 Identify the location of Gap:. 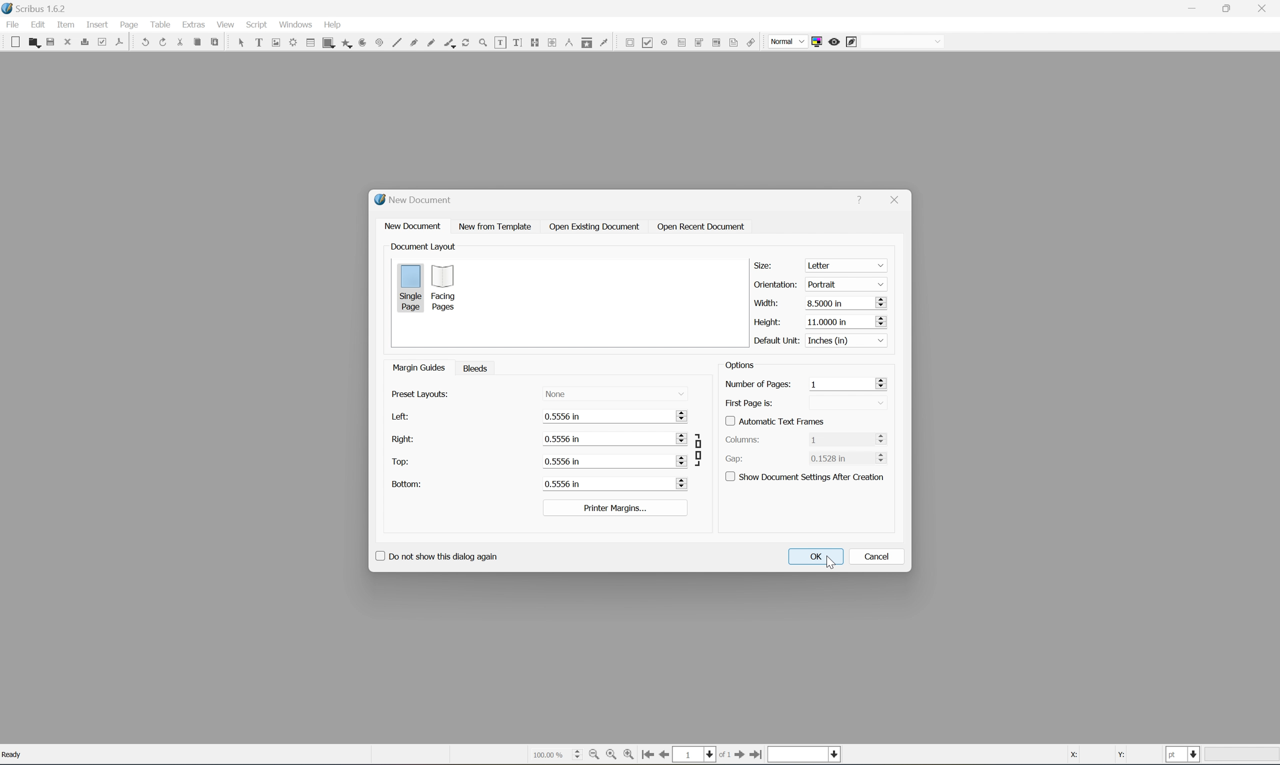
(738, 459).